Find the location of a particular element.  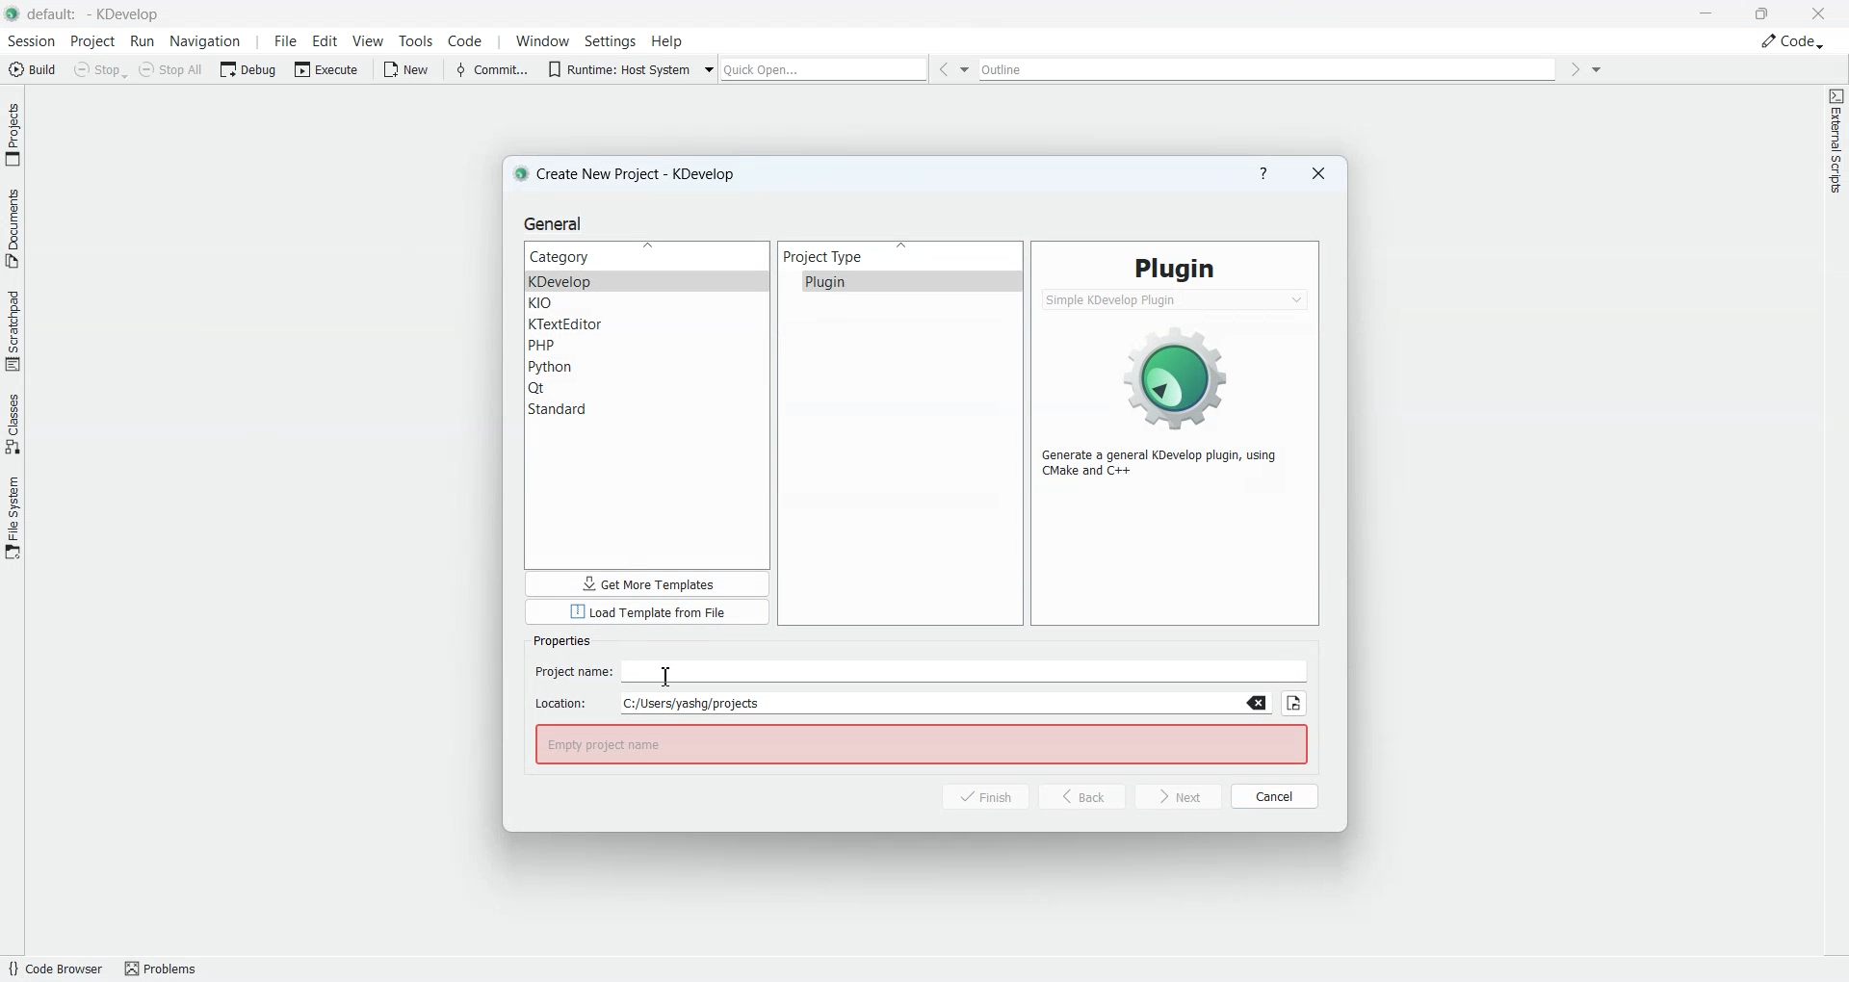

Python is located at coordinates (648, 367).